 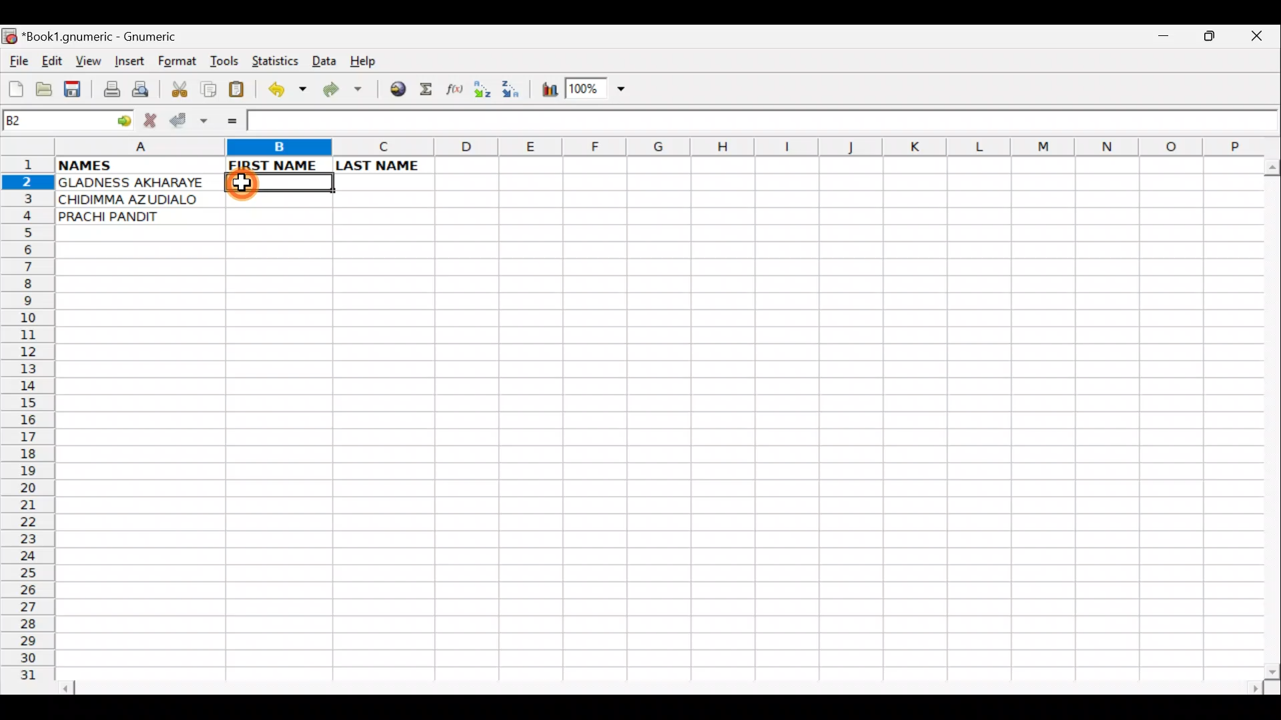 I want to click on Cursor, so click(x=251, y=184).